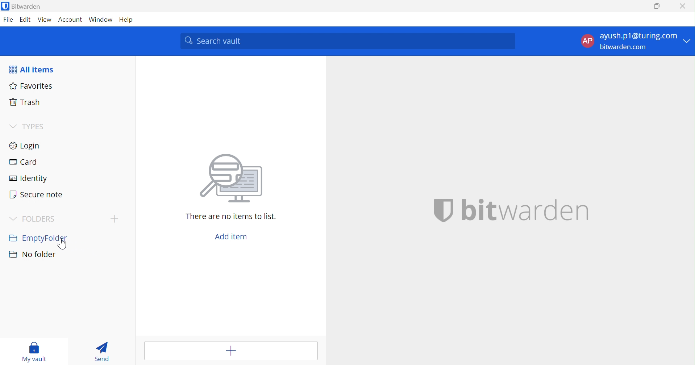  What do you see at coordinates (683, 7) in the screenshot?
I see `Close` at bounding box center [683, 7].